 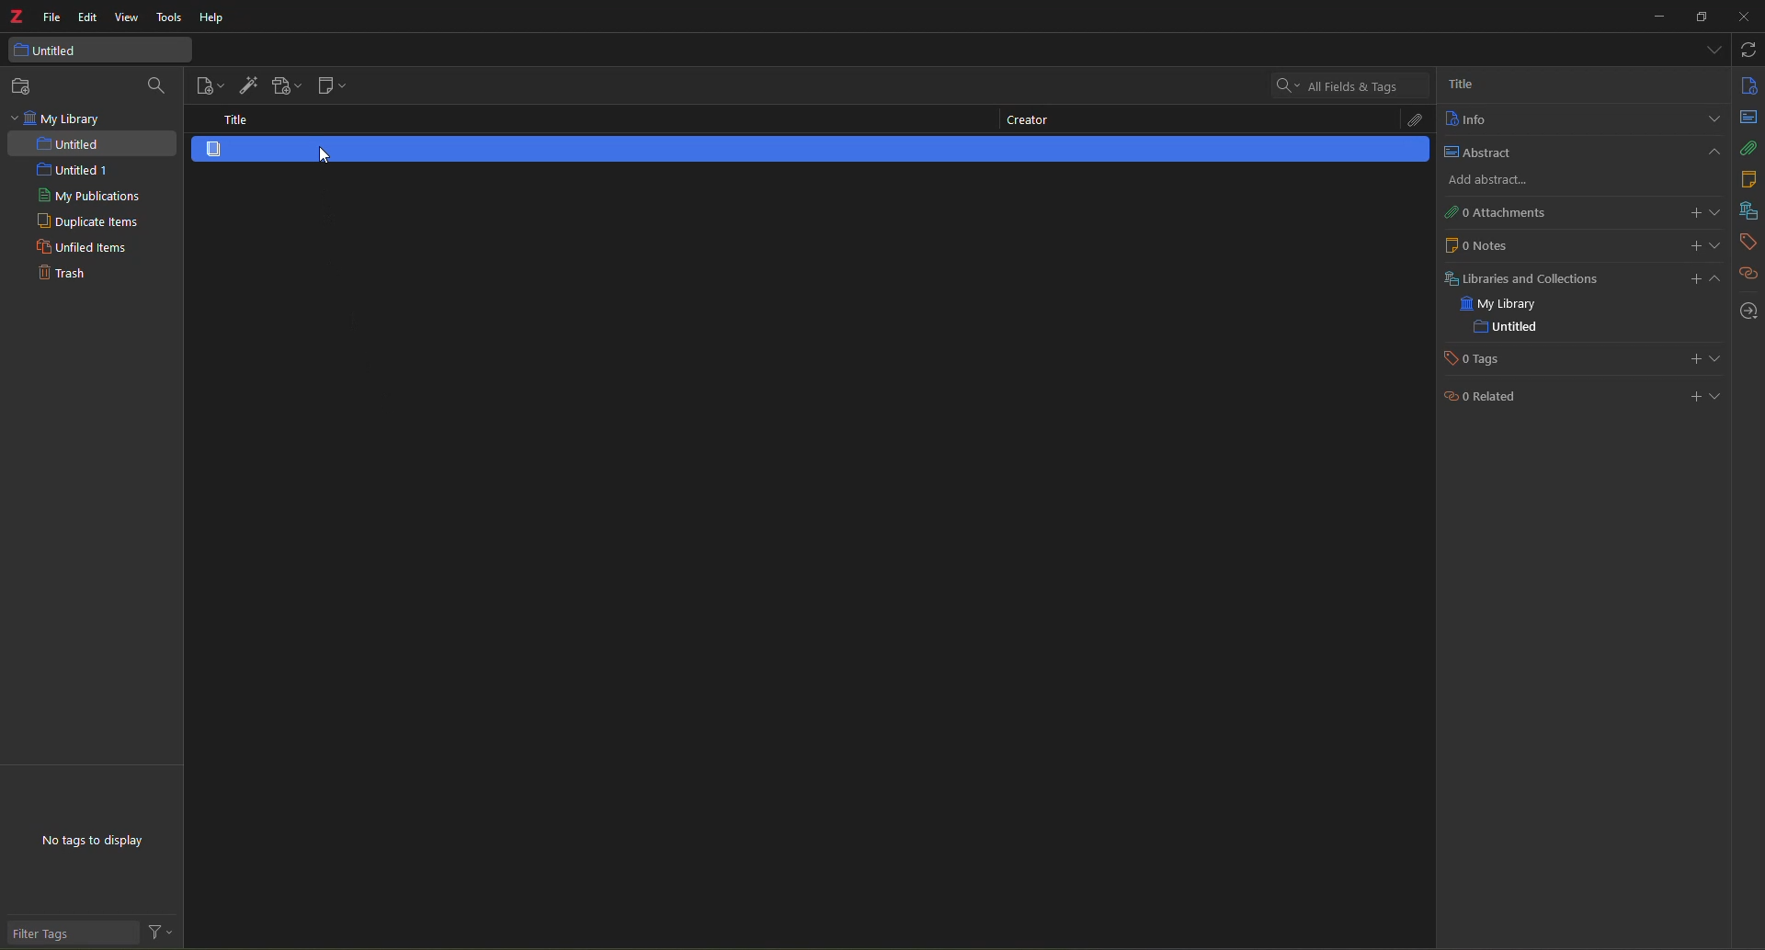 What do you see at coordinates (1693, 213) in the screenshot?
I see `add` at bounding box center [1693, 213].